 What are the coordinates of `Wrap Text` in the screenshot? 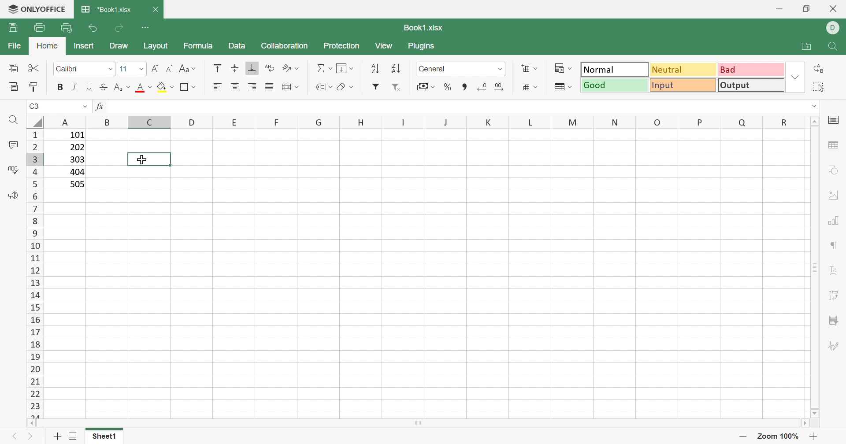 It's located at (269, 69).